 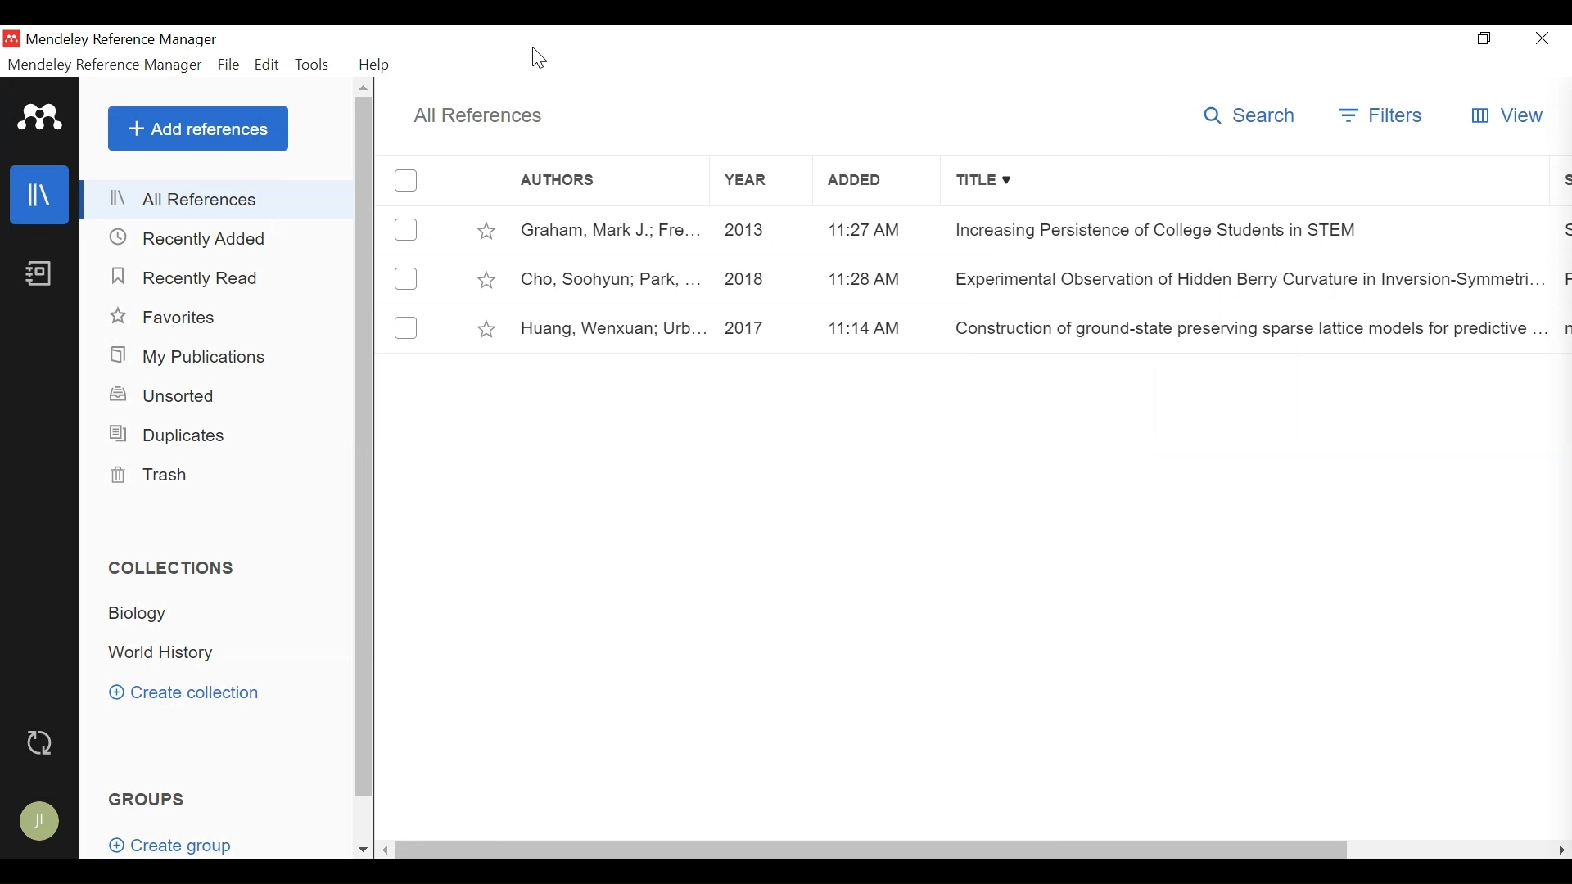 I want to click on Cursor, so click(x=539, y=59).